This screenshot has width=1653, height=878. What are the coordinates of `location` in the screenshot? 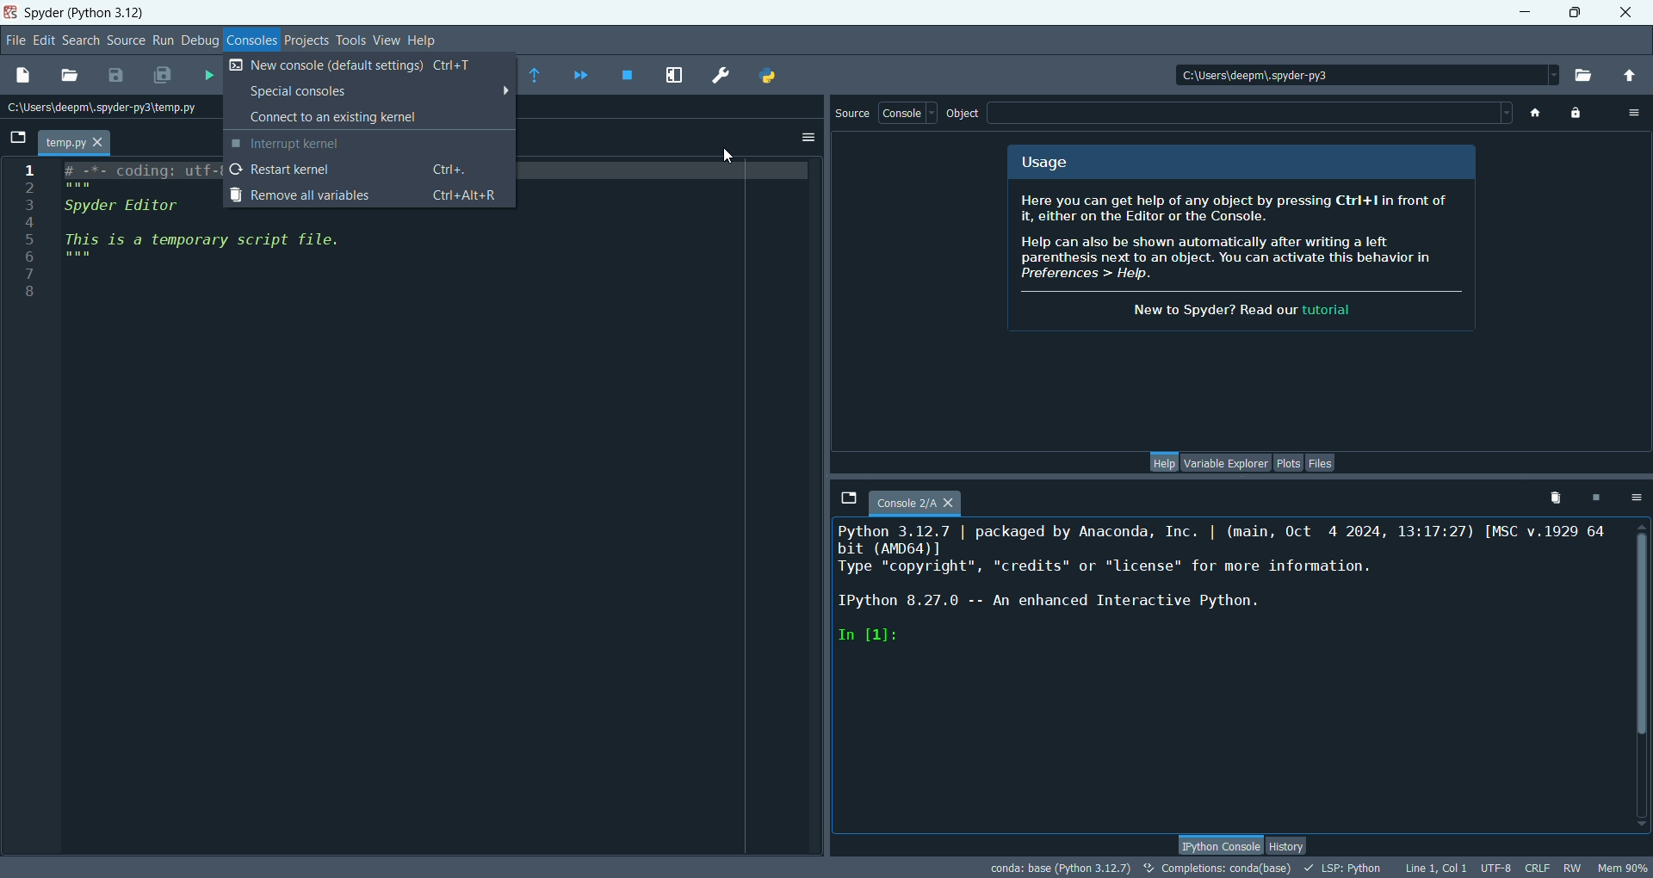 It's located at (102, 107).